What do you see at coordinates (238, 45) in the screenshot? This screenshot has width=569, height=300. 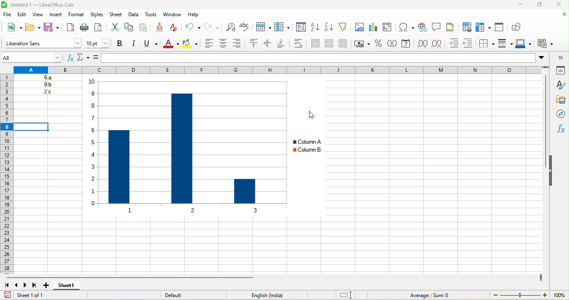 I see `align right` at bounding box center [238, 45].